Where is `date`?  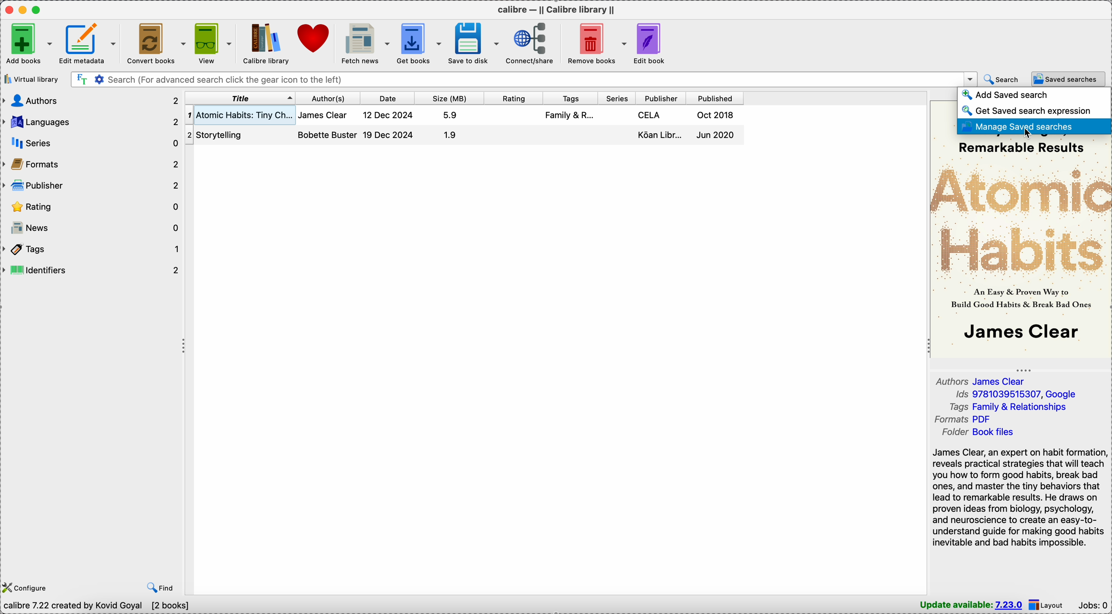 date is located at coordinates (390, 125).